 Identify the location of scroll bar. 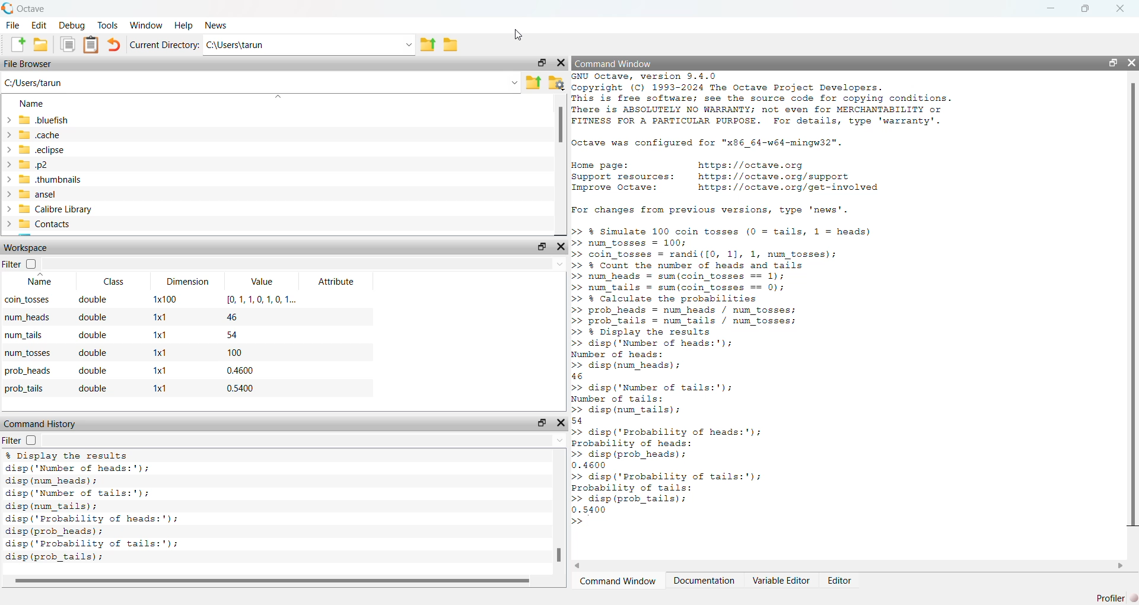
(558, 127).